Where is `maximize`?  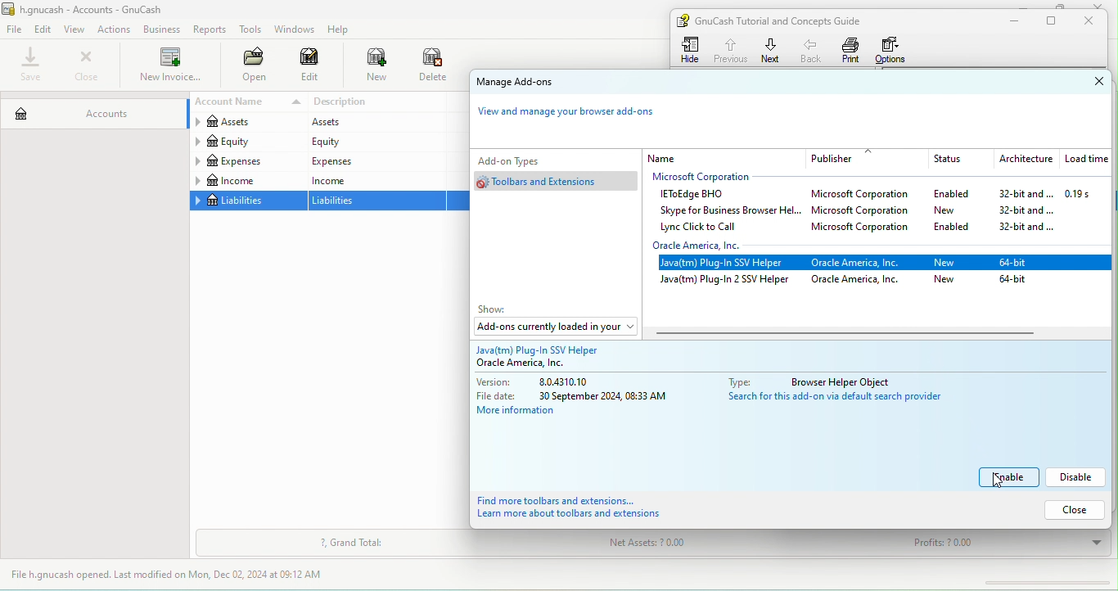
maximize is located at coordinates (1057, 6).